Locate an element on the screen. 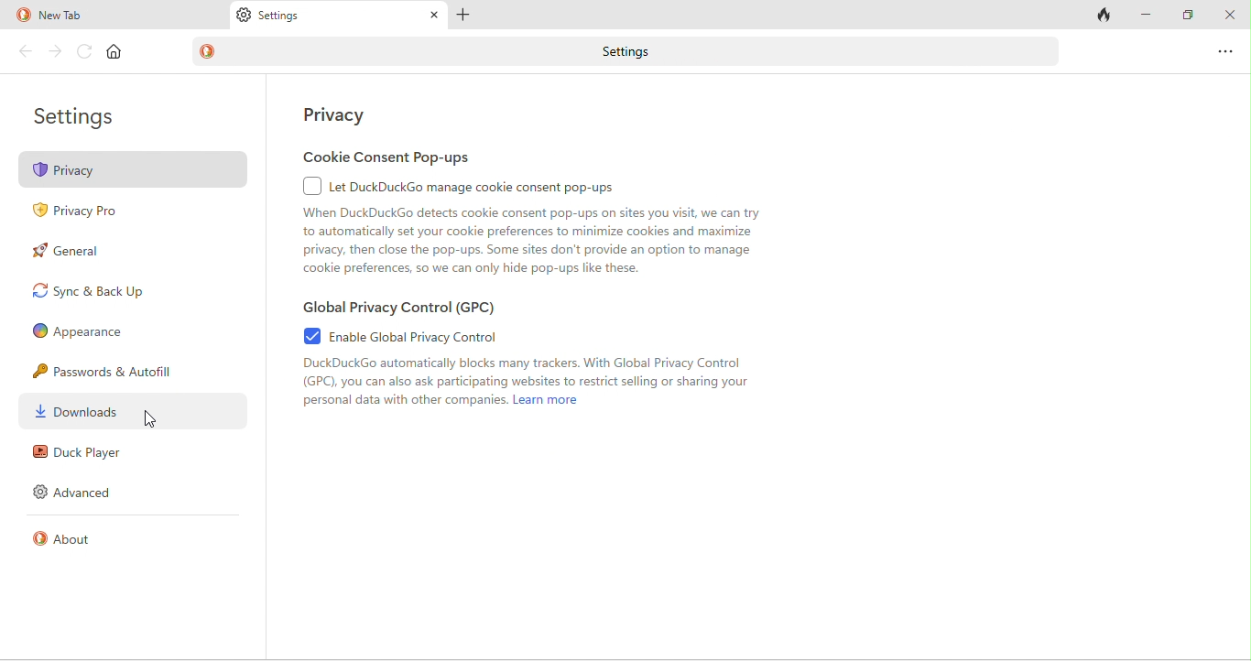 This screenshot has height=661, width=1251. new tab is located at coordinates (118, 20).